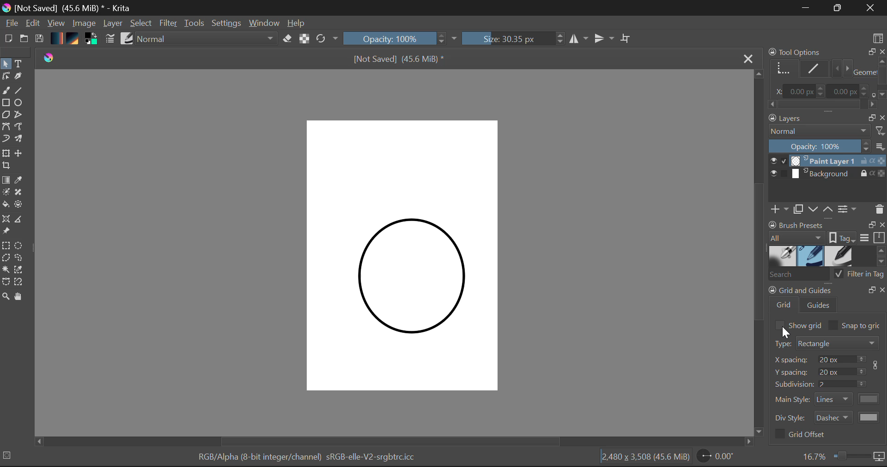 The height and width of the screenshot is (467, 887). What do you see at coordinates (579, 39) in the screenshot?
I see `Vertical Mirror Flip` at bounding box center [579, 39].